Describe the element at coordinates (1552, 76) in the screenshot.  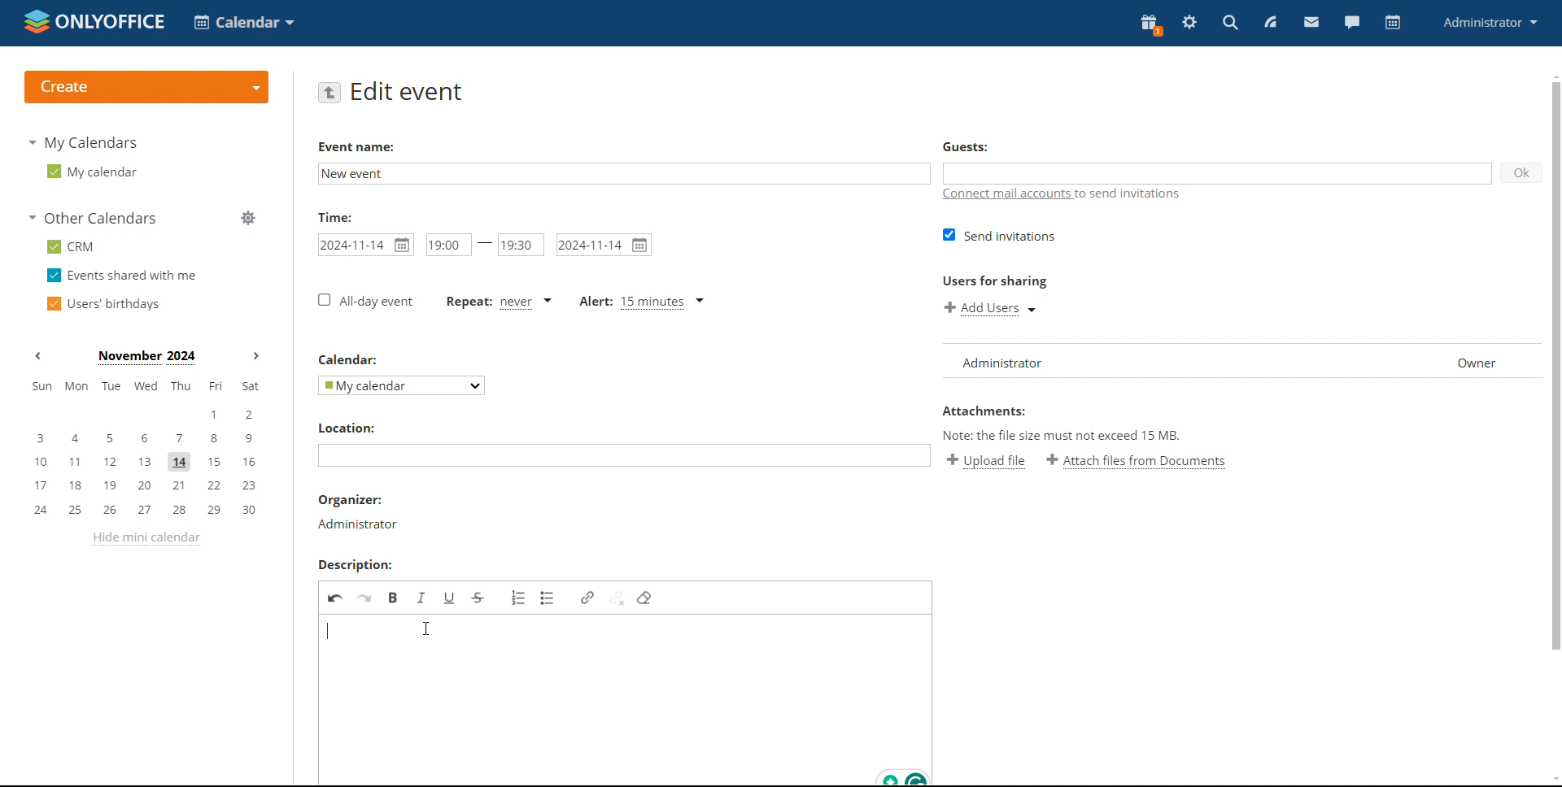
I see `scroll up` at that location.